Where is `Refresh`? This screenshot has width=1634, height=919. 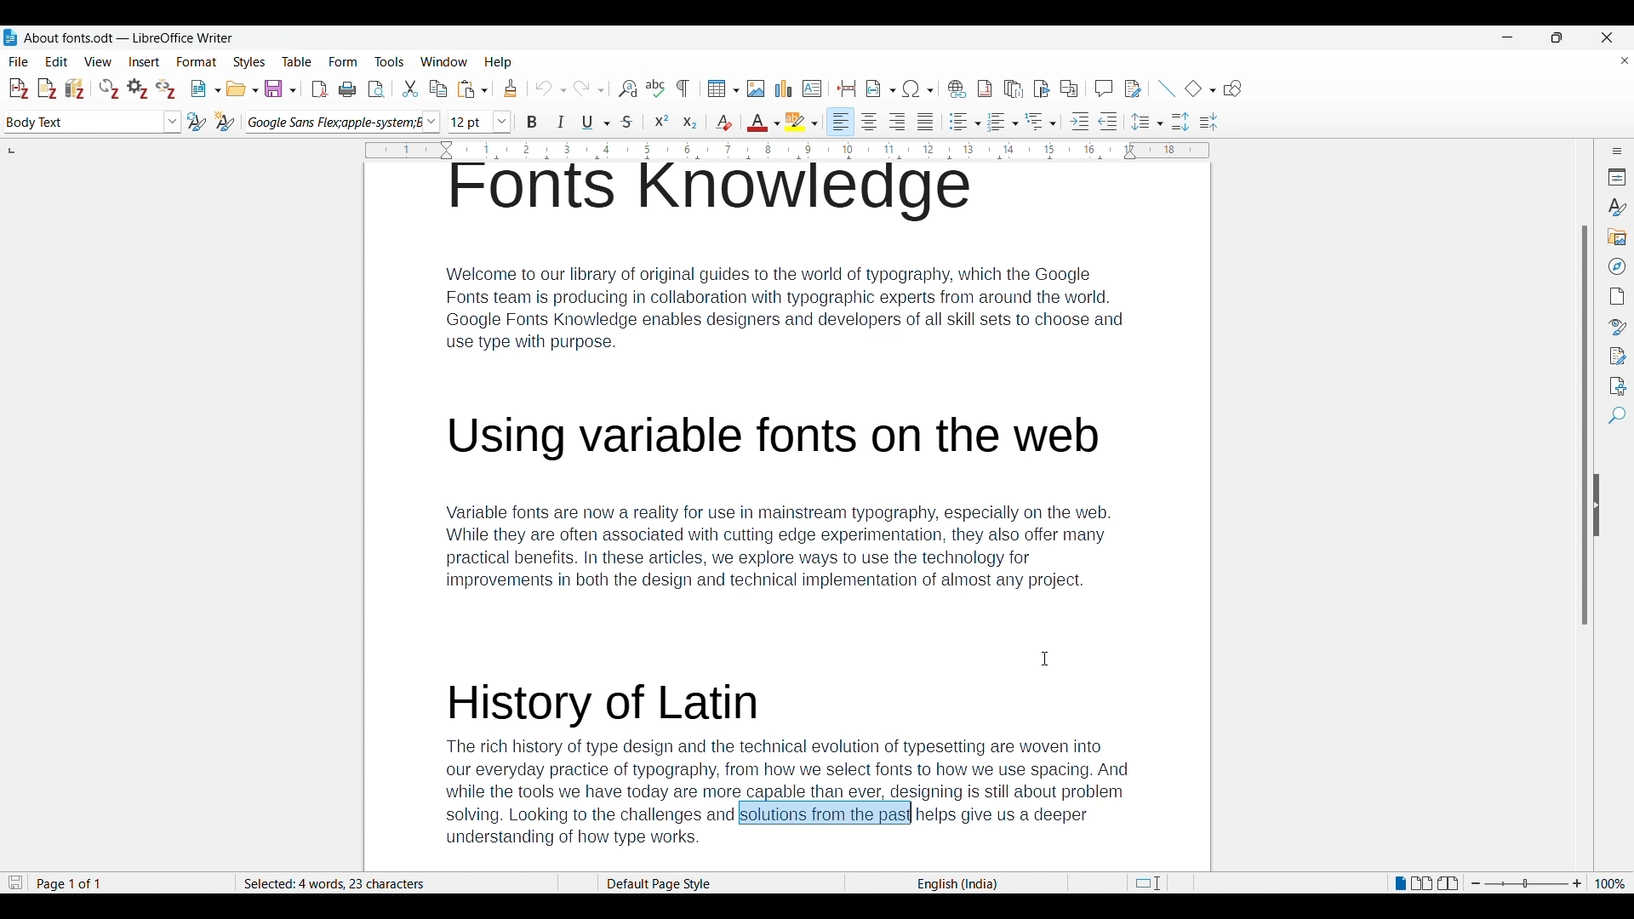 Refresh is located at coordinates (109, 88).